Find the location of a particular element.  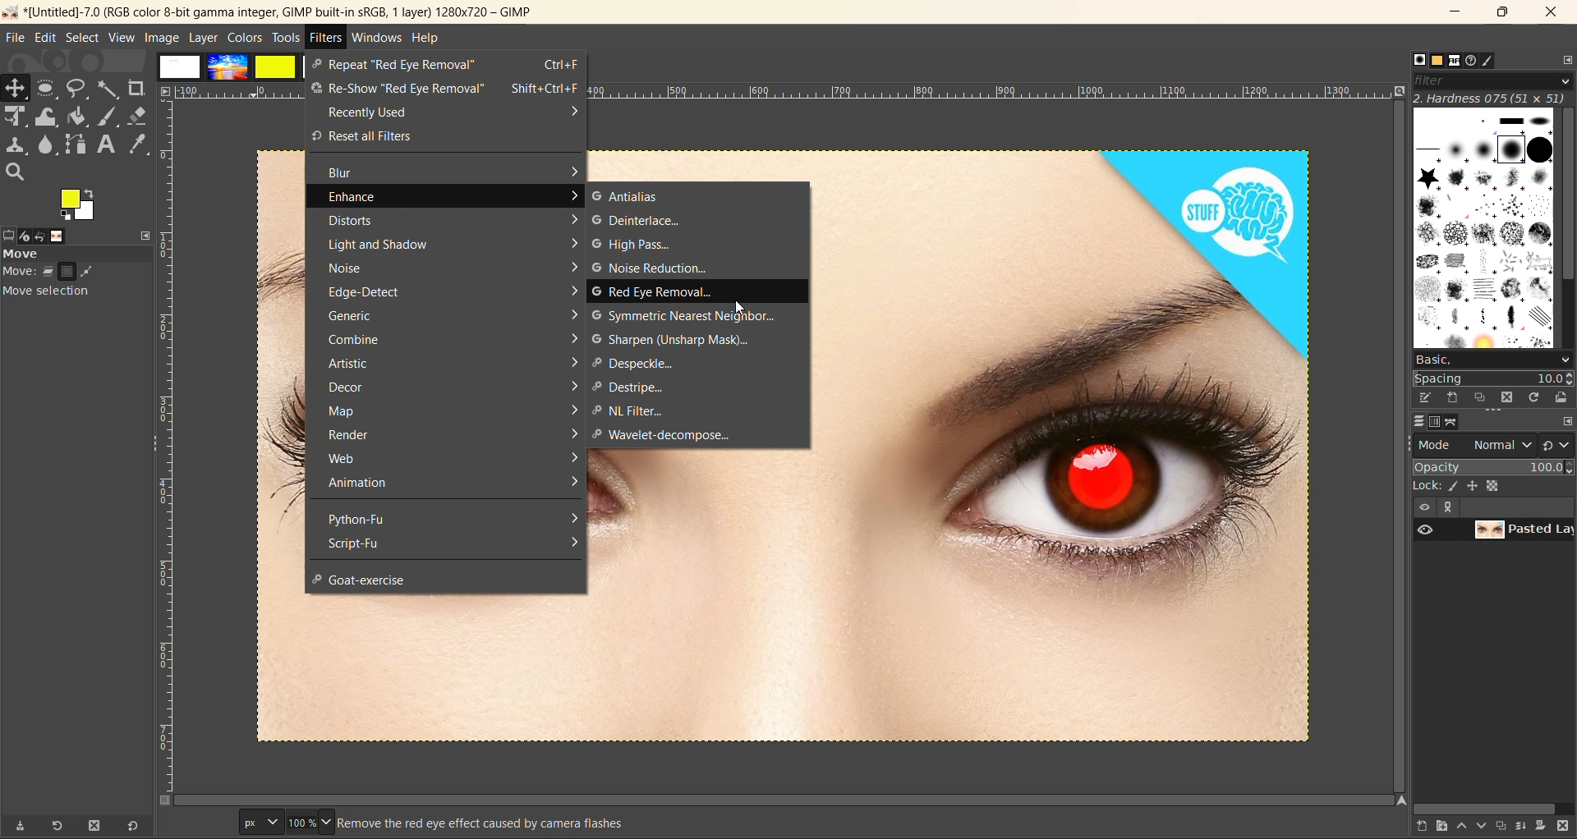

app name and file name is located at coordinates (275, 10).